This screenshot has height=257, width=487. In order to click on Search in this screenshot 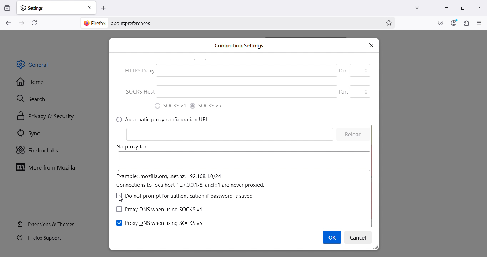, I will do `click(35, 97)`.